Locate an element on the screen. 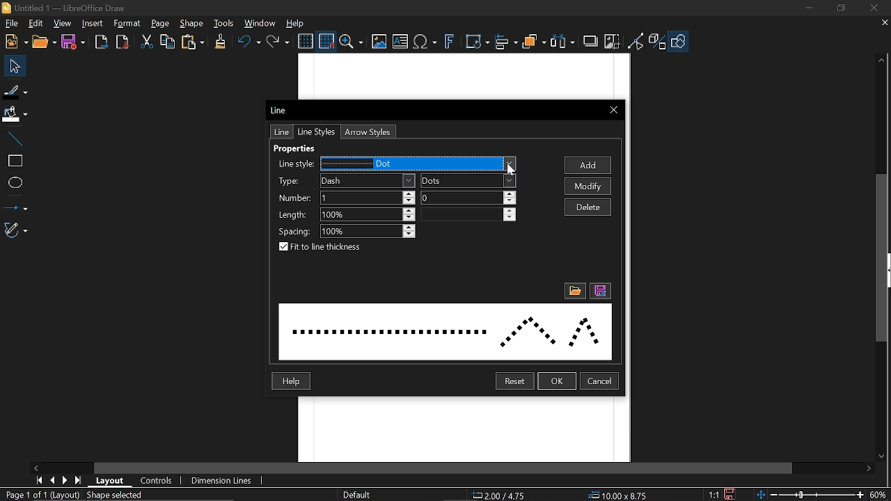 The image size is (891, 501). First page is located at coordinates (40, 480).